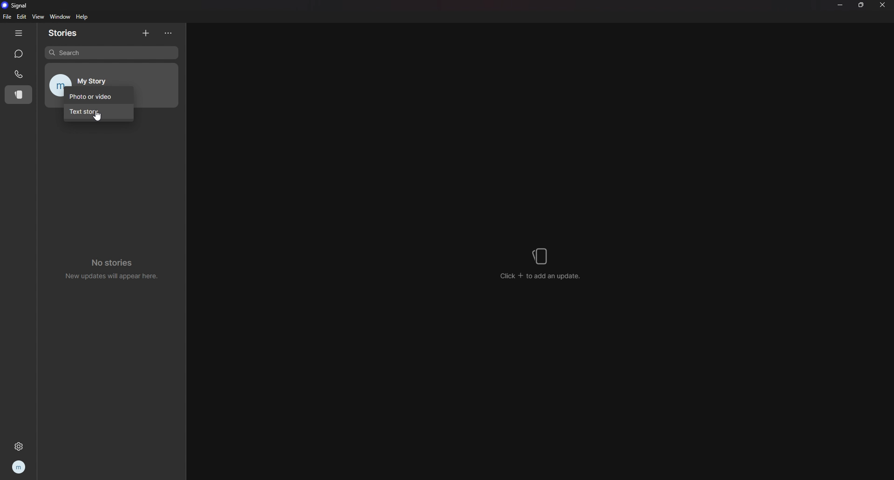  I want to click on text story, so click(98, 112).